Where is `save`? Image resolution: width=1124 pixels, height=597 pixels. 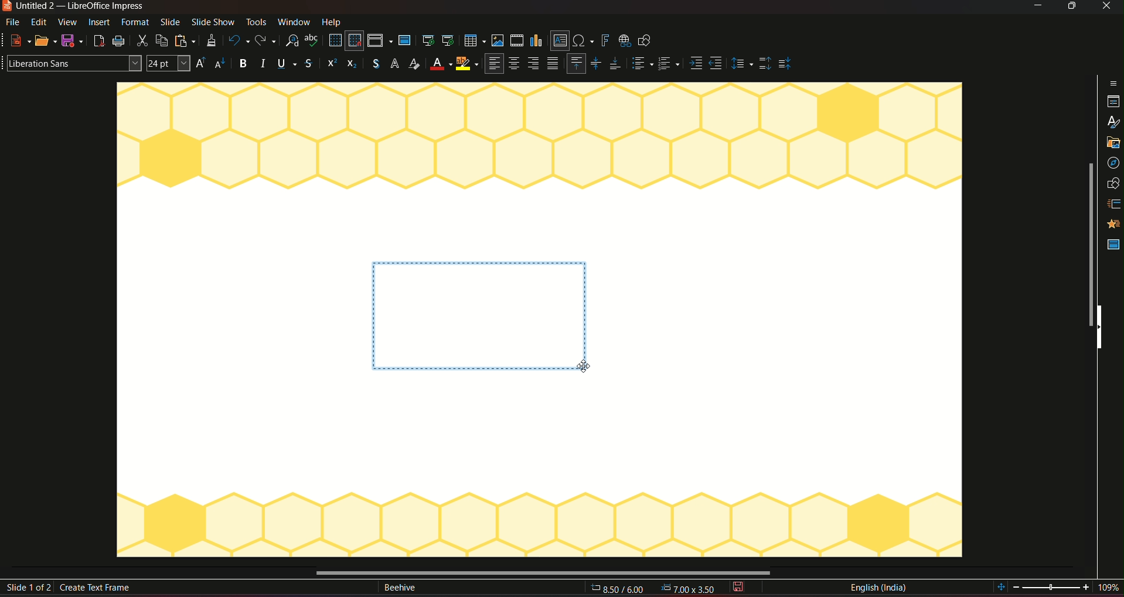 save is located at coordinates (72, 40).